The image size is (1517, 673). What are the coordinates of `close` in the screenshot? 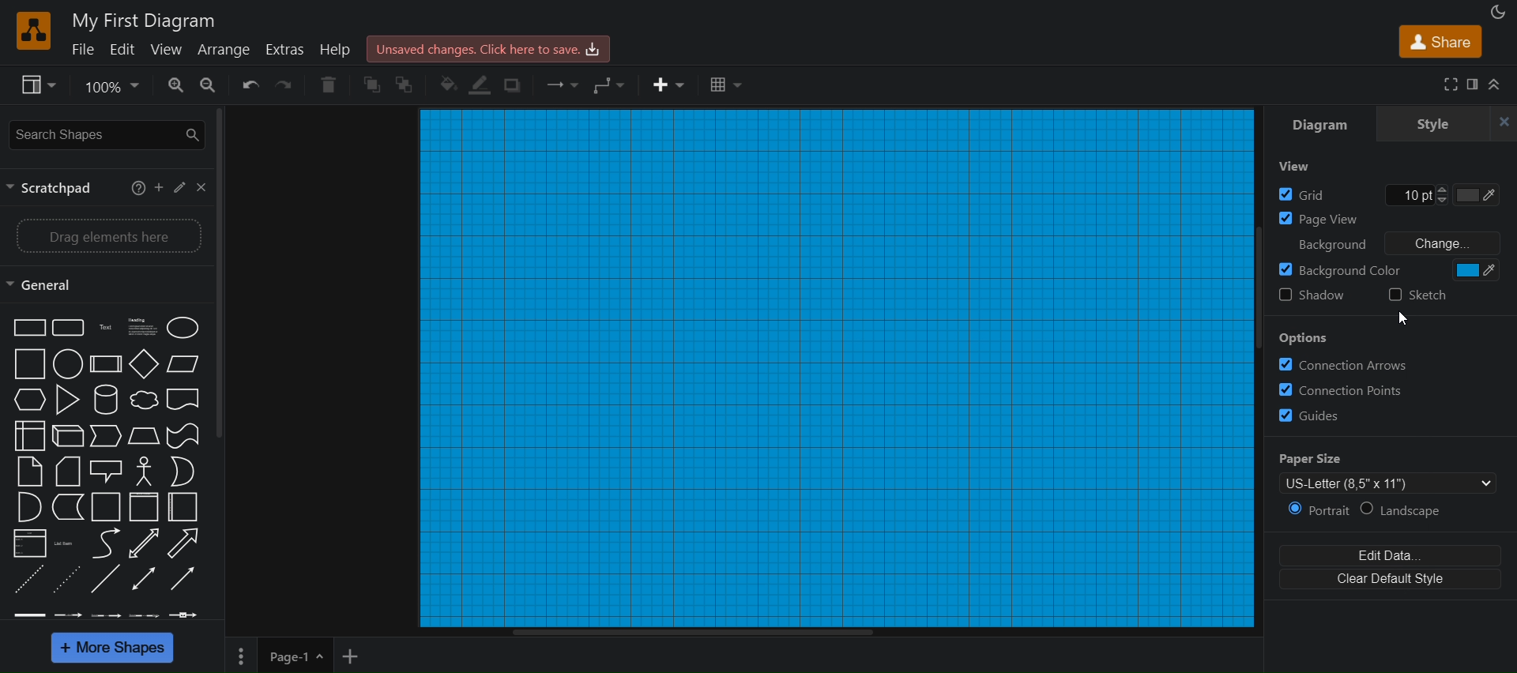 It's located at (201, 187).